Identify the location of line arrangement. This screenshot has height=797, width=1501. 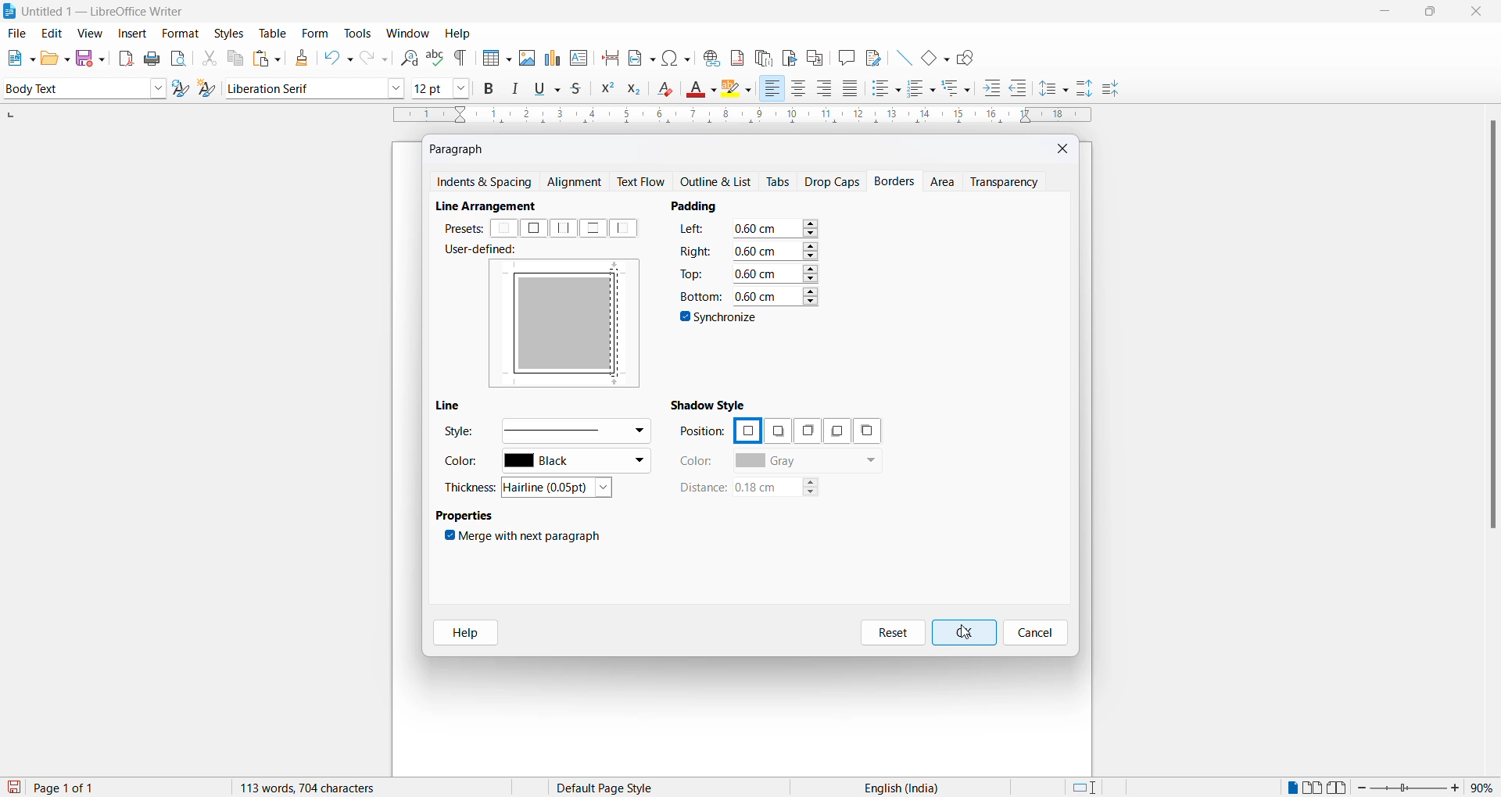
(494, 206).